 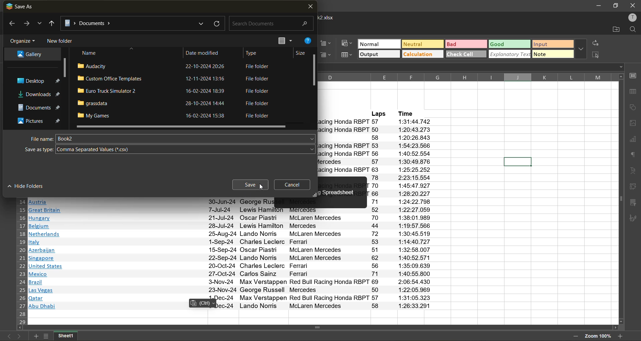 I want to click on table, so click(x=633, y=93).